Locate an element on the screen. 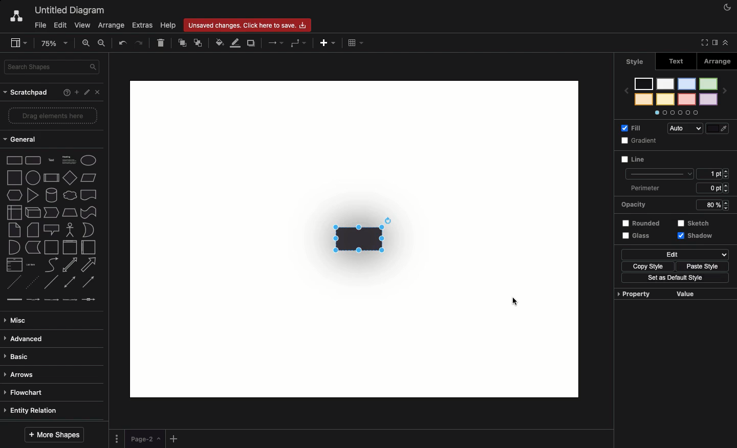  connector with label is located at coordinates (33, 299).